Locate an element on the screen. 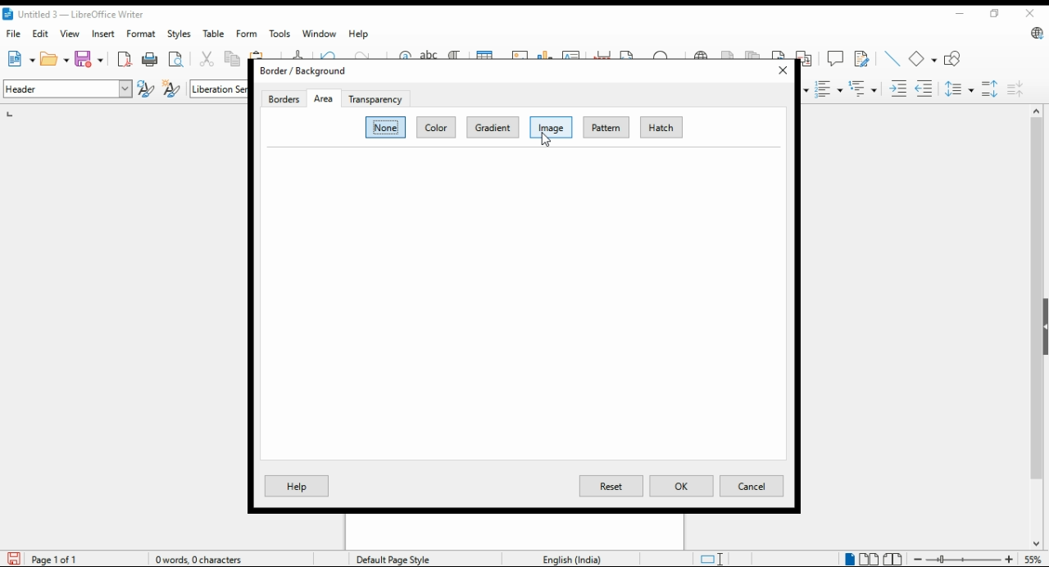  multipage view is located at coordinates (870, 560).